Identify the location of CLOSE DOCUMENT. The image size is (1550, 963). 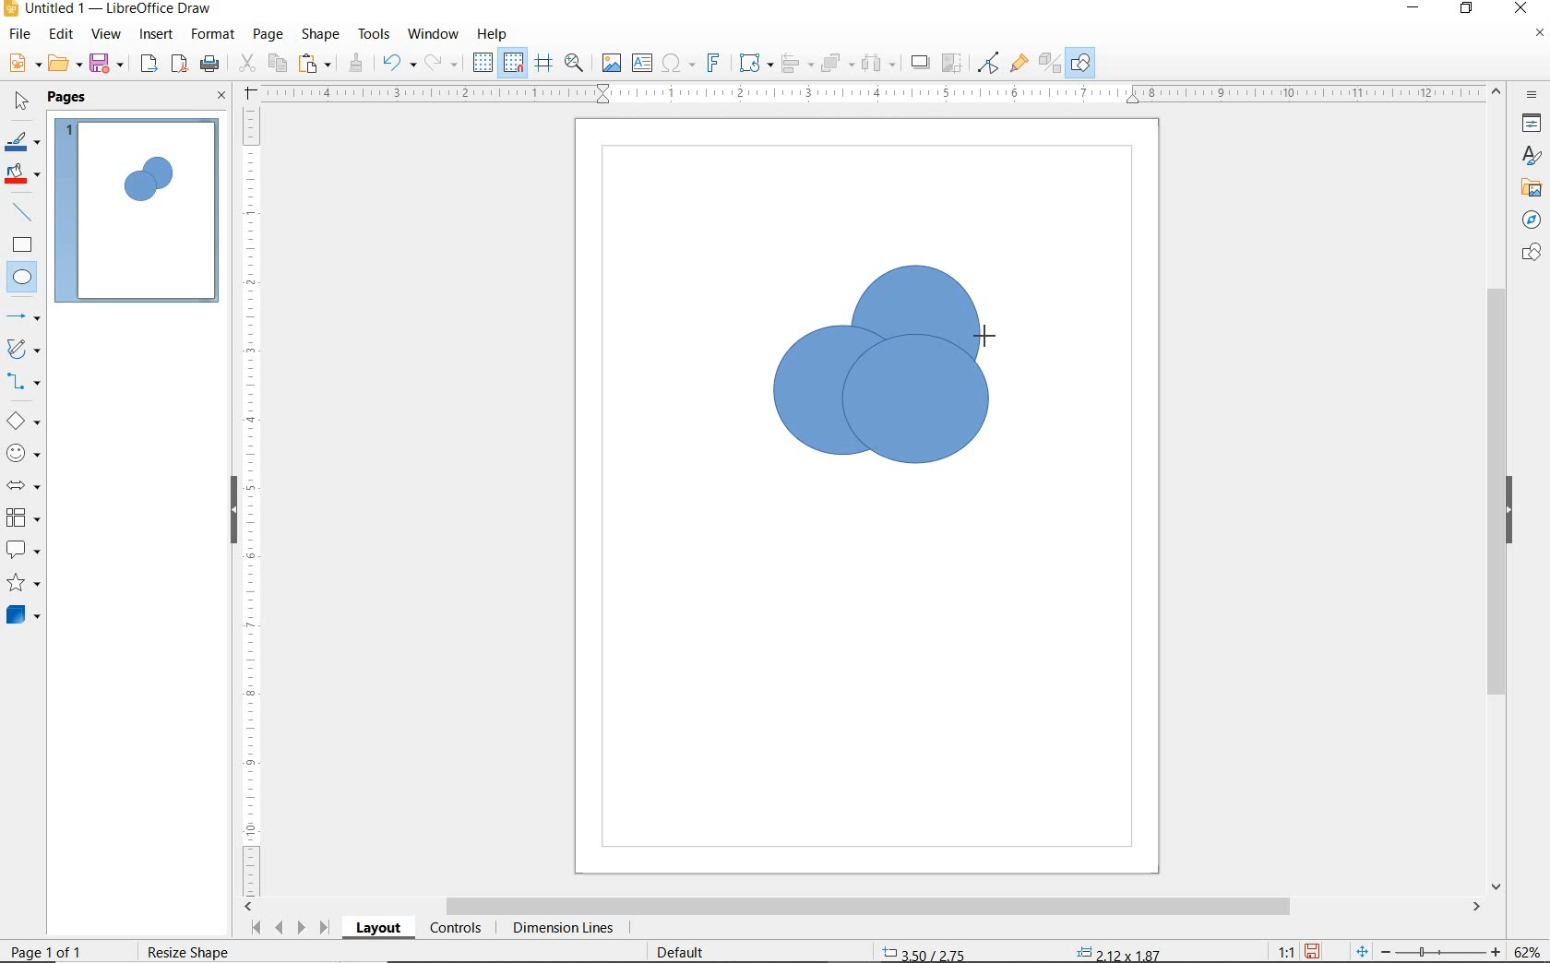
(1539, 35).